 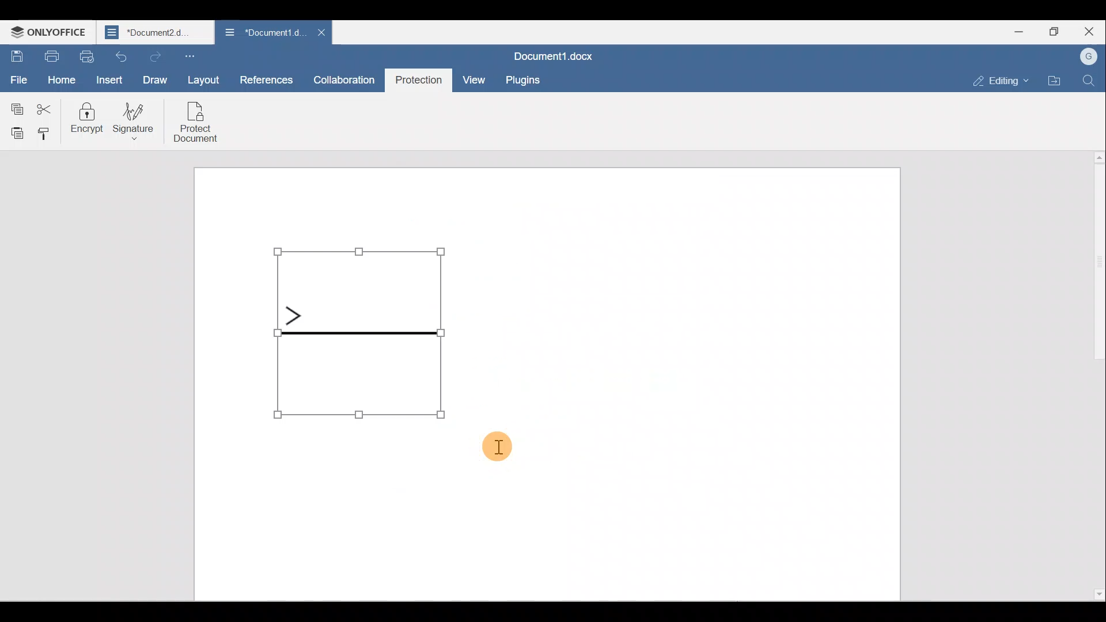 I want to click on Protect document, so click(x=196, y=120).